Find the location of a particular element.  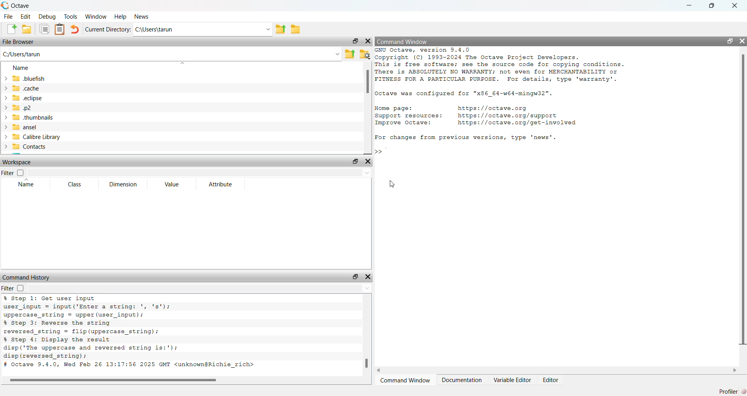

logo is located at coordinates (5, 5).